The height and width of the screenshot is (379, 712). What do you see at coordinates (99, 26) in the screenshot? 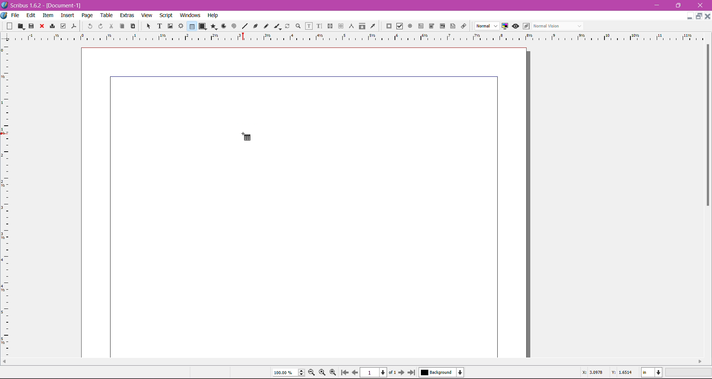
I see `Redo` at bounding box center [99, 26].